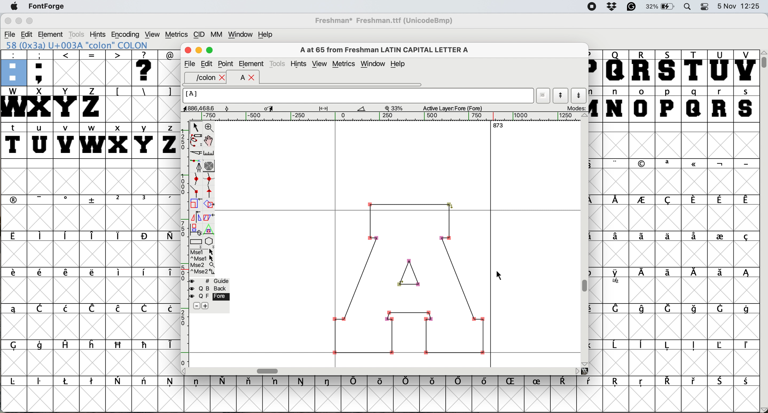  Describe the element at coordinates (210, 165) in the screenshot. I see `change whether spiro is active or not` at that location.